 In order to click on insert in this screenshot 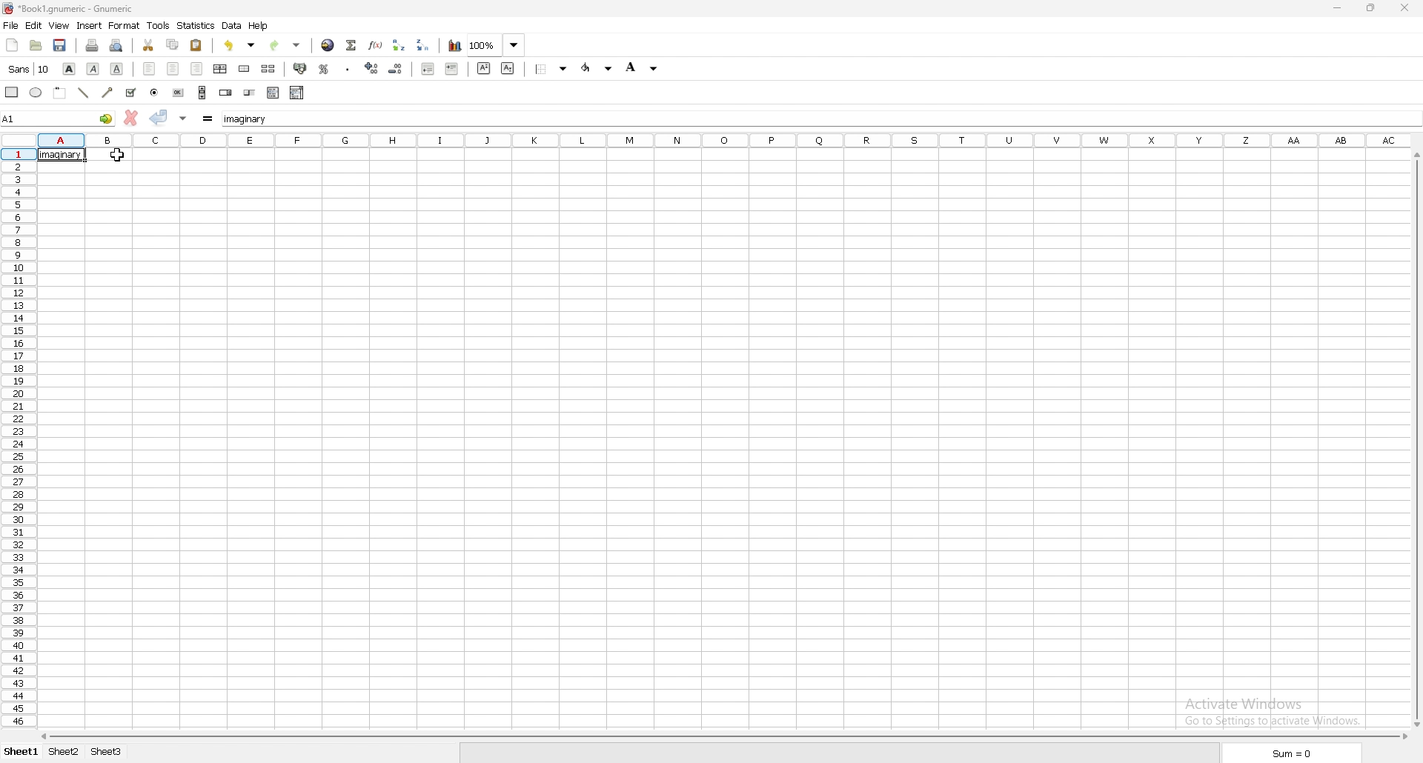, I will do `click(90, 25)`.